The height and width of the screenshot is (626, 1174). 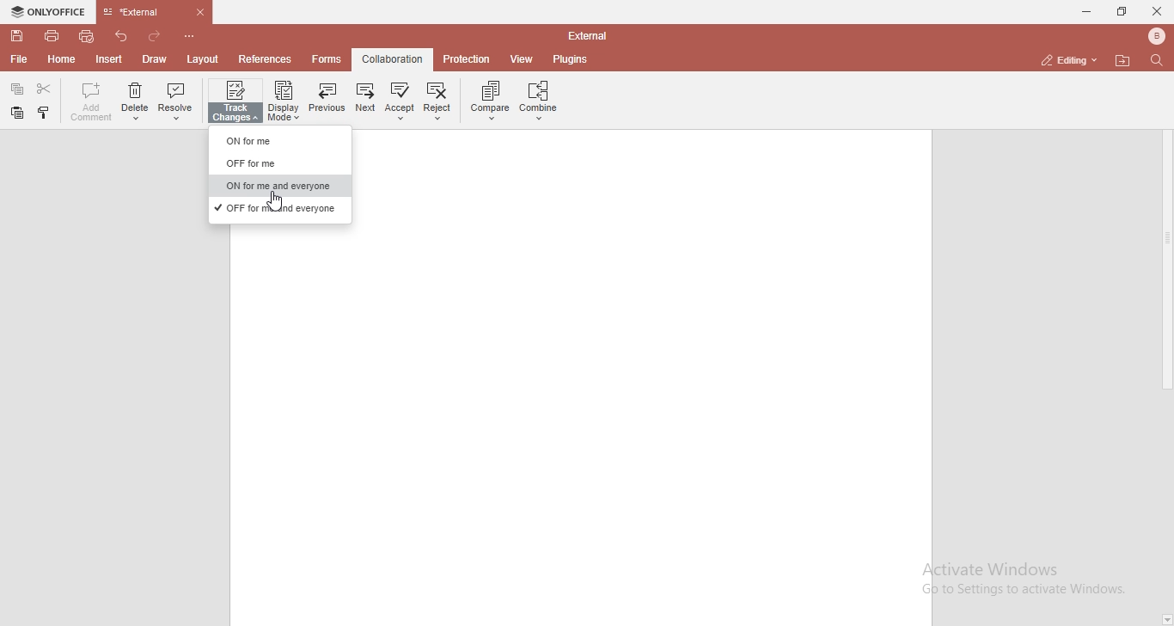 I want to click on add comment, so click(x=89, y=101).